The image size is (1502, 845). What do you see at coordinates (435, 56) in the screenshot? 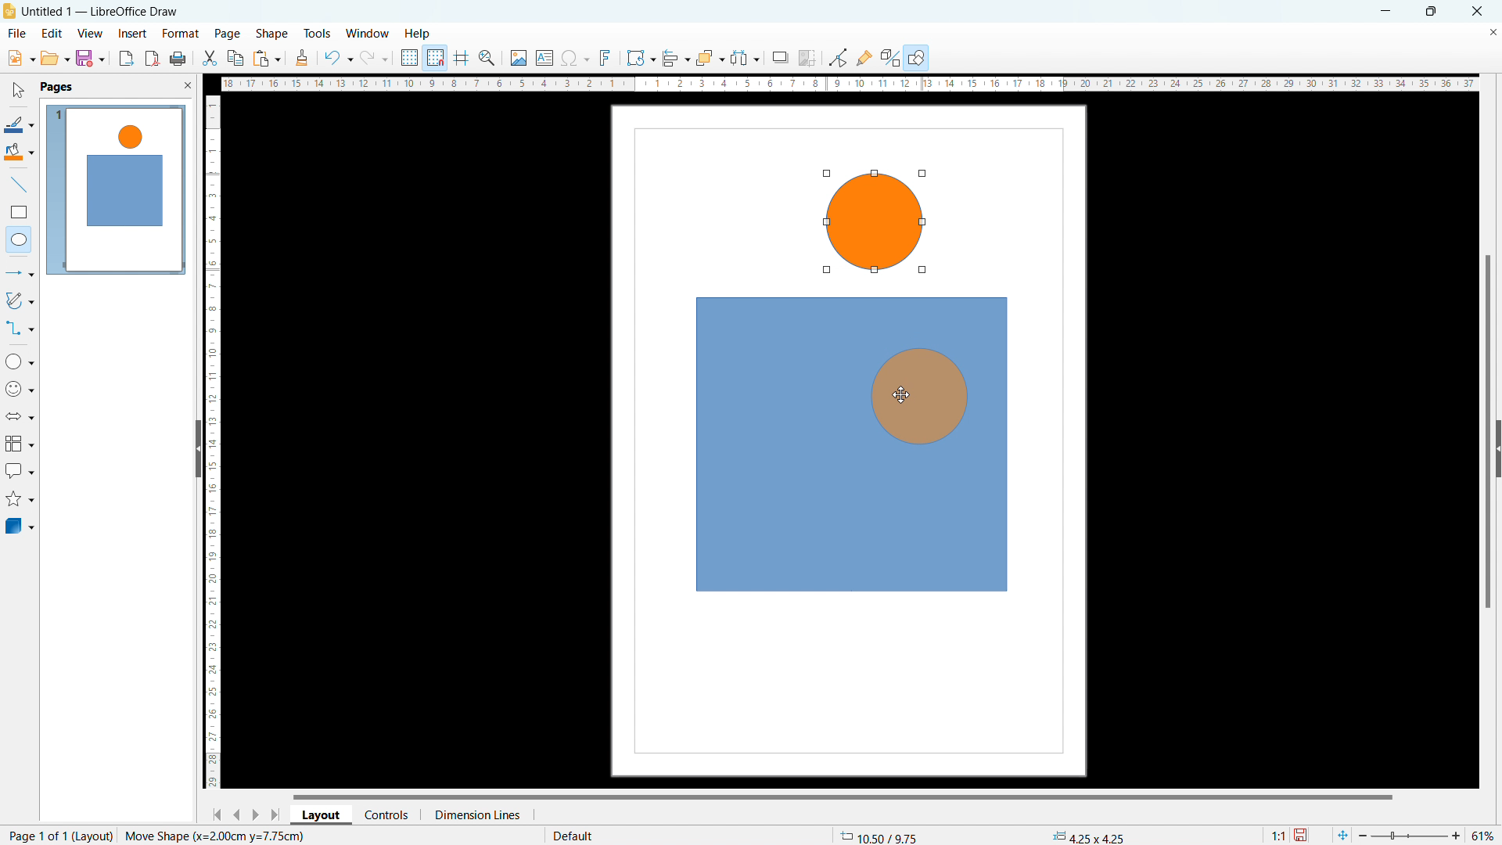
I see `snap to grid` at bounding box center [435, 56].